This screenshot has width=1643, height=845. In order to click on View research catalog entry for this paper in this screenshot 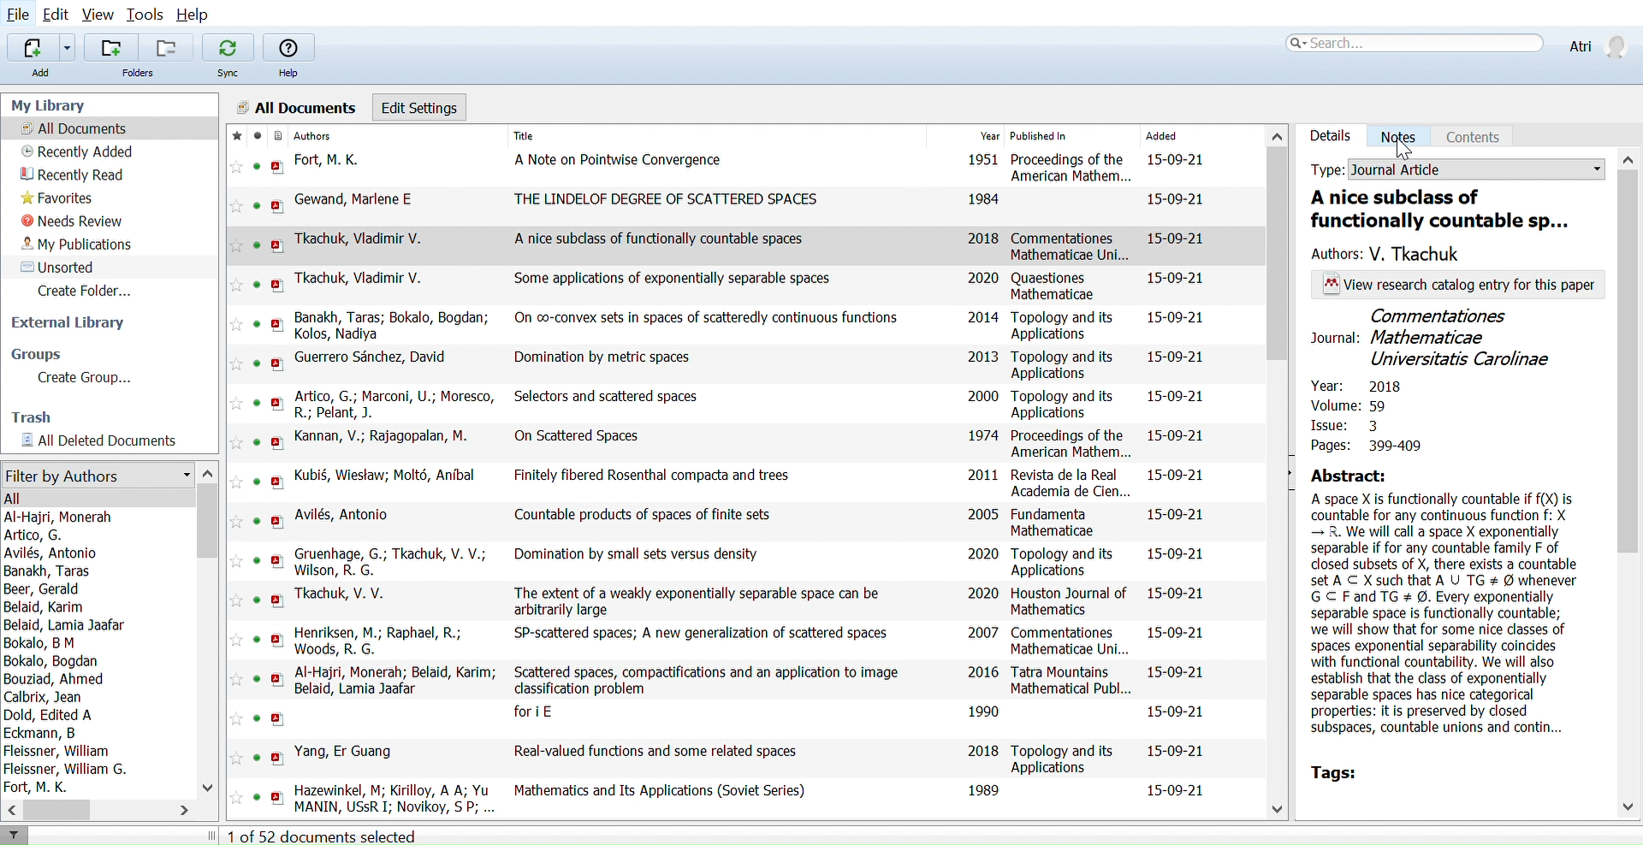, I will do `click(1458, 284)`.